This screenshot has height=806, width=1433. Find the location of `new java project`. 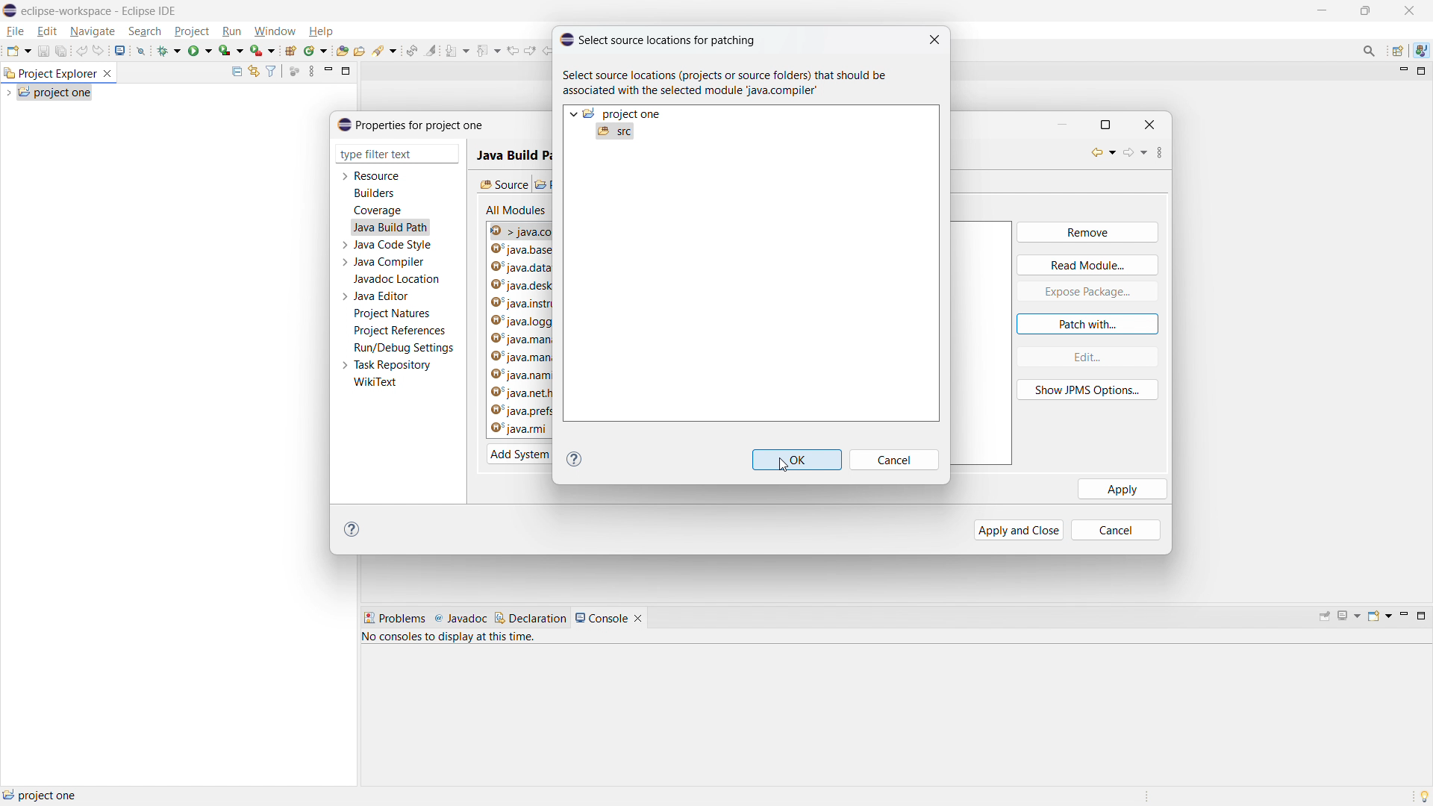

new java project is located at coordinates (290, 51).